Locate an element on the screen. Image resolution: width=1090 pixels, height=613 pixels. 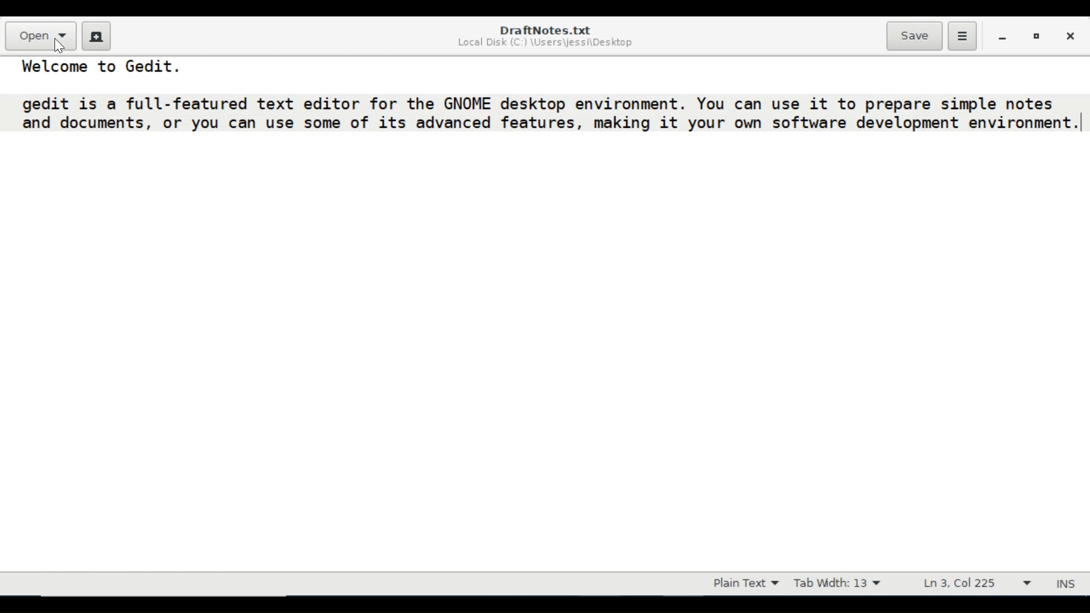
Insert Mode is located at coordinates (1067, 584).